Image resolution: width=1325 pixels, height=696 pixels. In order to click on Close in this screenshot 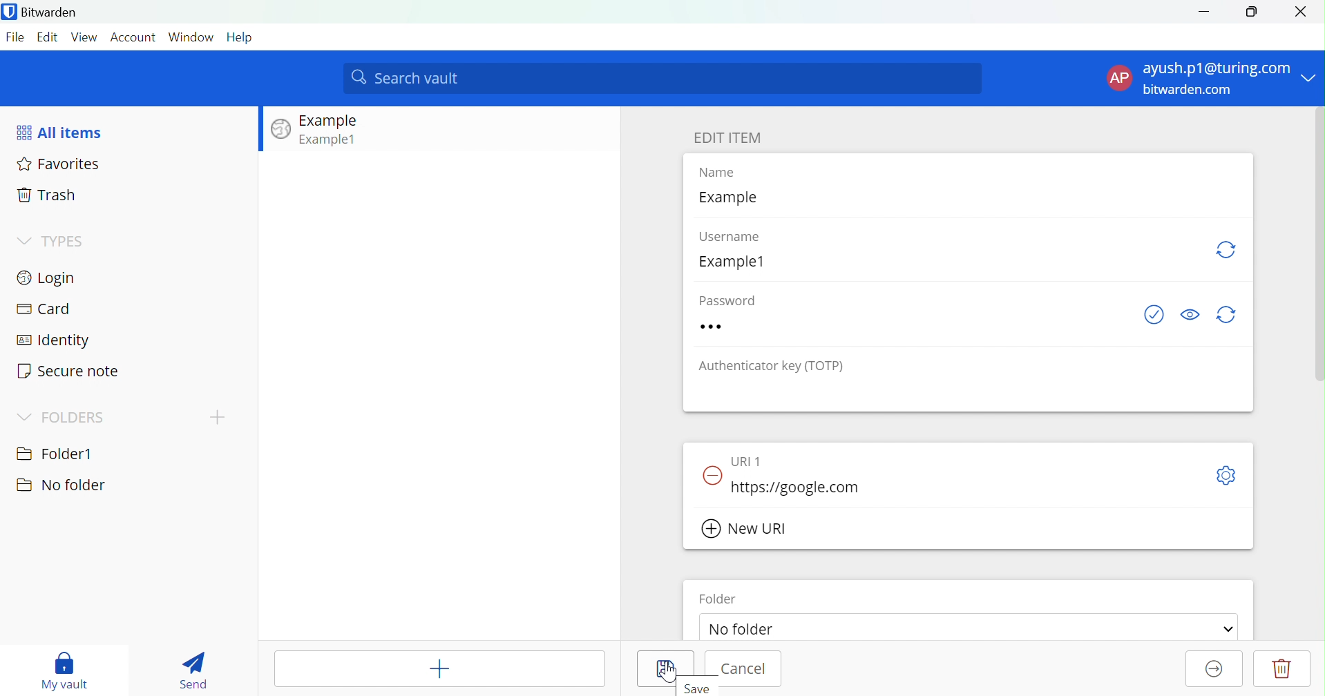, I will do `click(1306, 12)`.